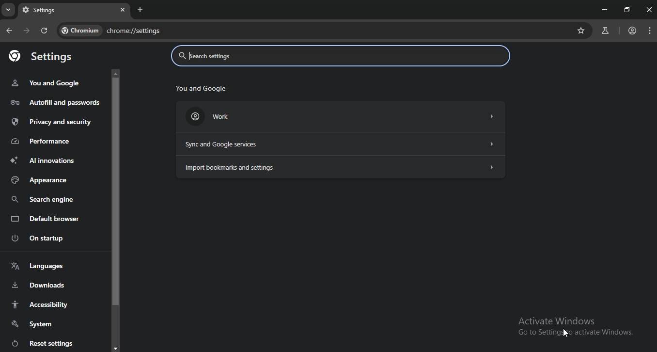  Describe the element at coordinates (55, 11) in the screenshot. I see `settings` at that location.